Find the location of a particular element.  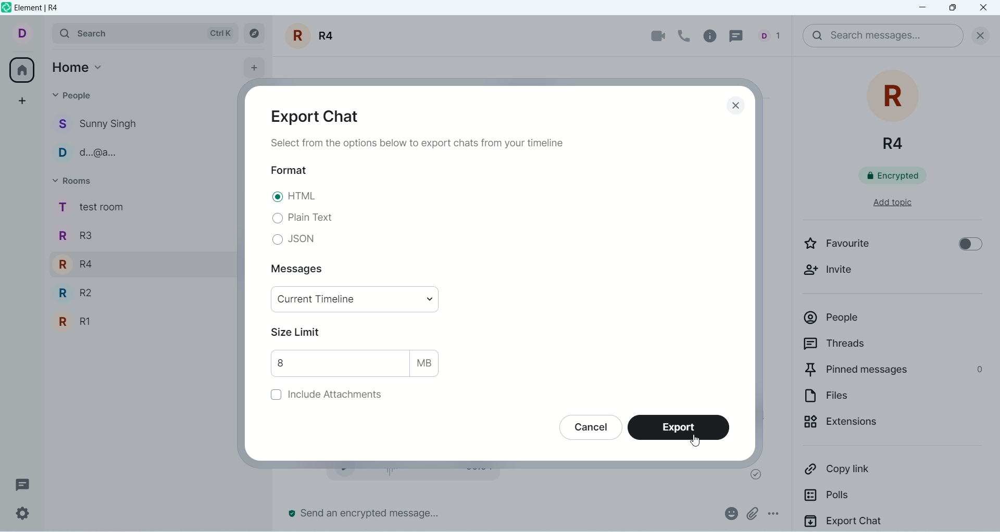

add topic is located at coordinates (883, 205).